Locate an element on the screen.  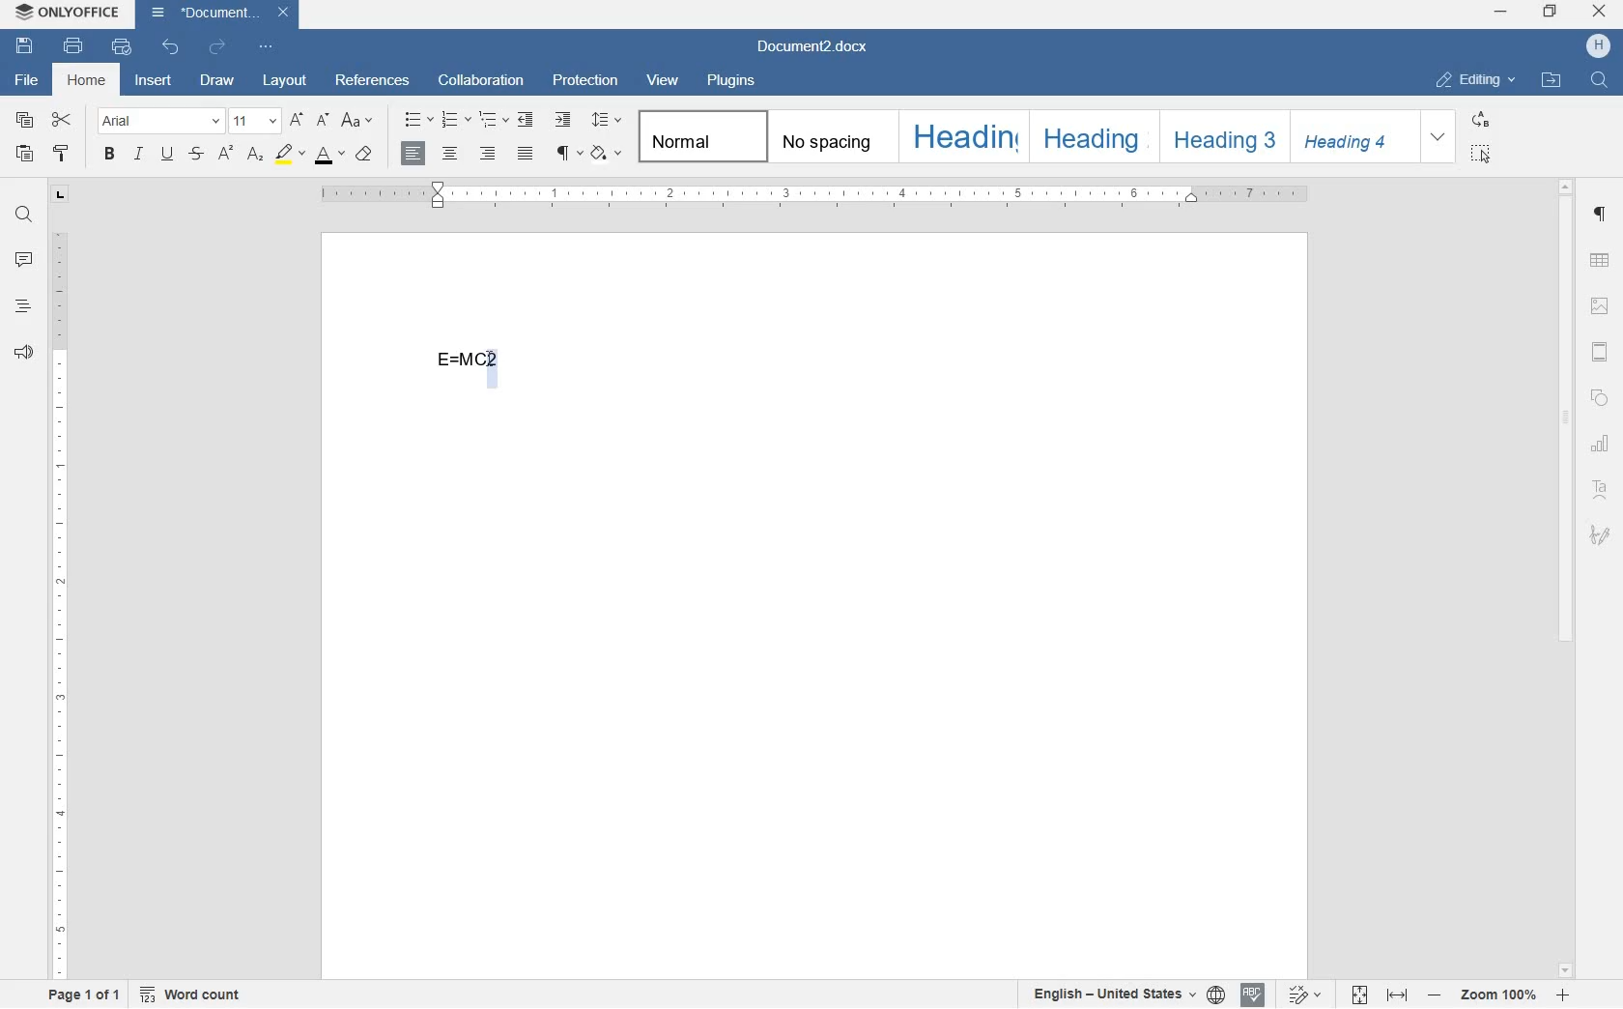
font size is located at coordinates (256, 121).